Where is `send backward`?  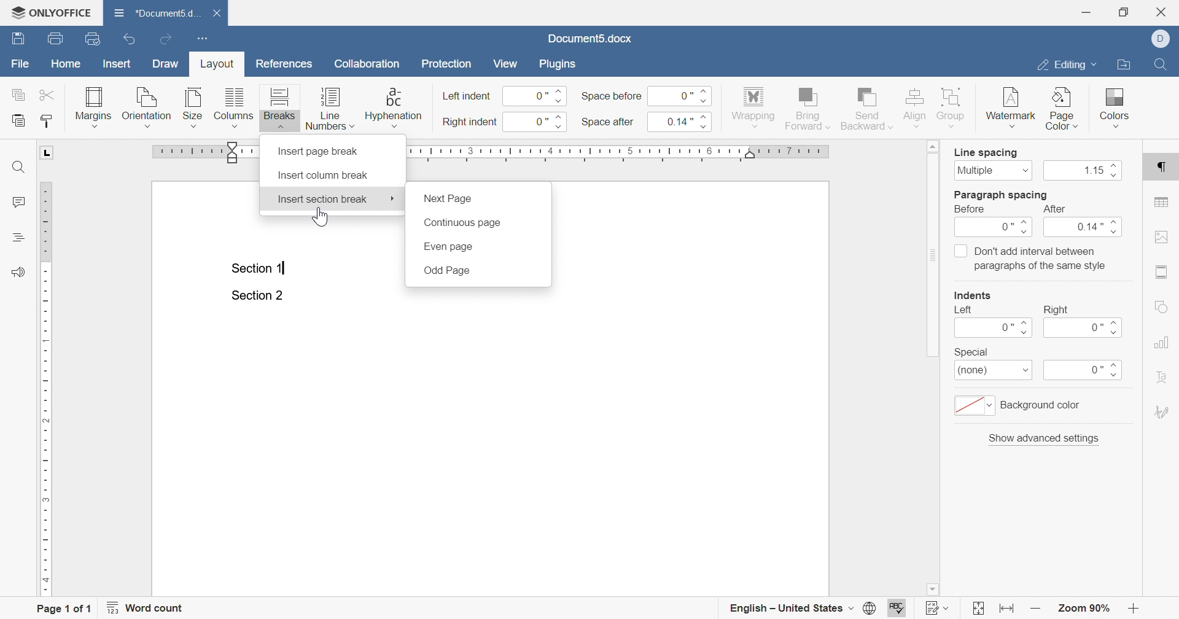 send backward is located at coordinates (868, 107).